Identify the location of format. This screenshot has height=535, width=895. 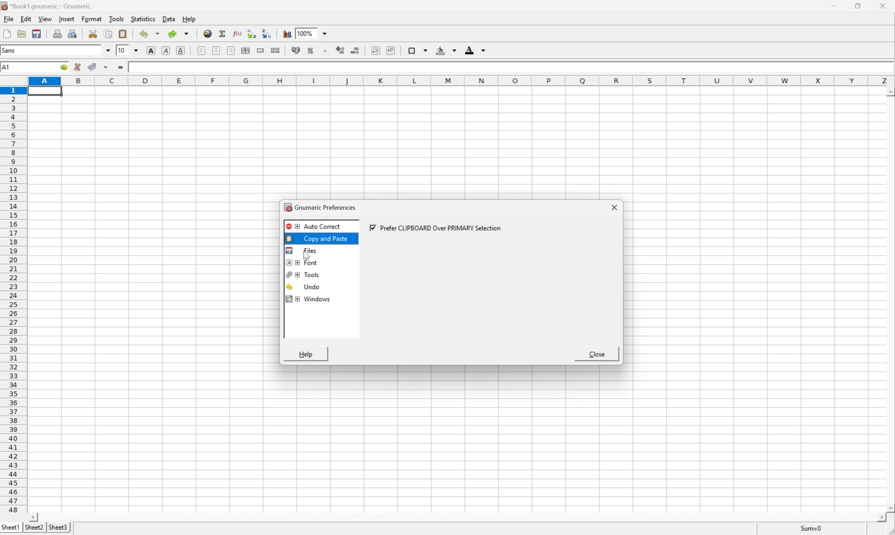
(91, 19).